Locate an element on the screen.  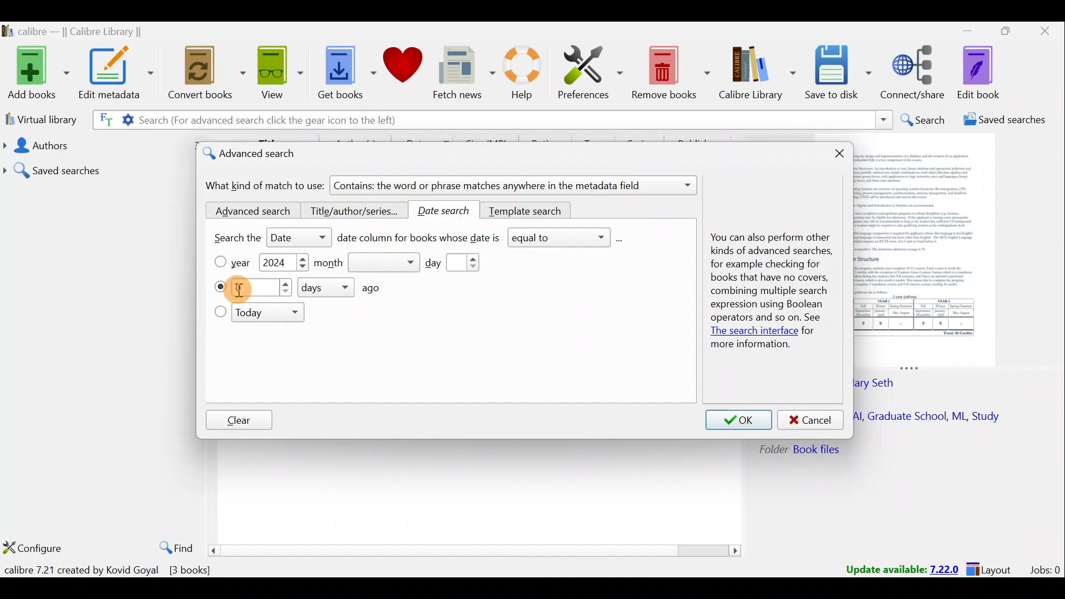
Cancel is located at coordinates (811, 420).